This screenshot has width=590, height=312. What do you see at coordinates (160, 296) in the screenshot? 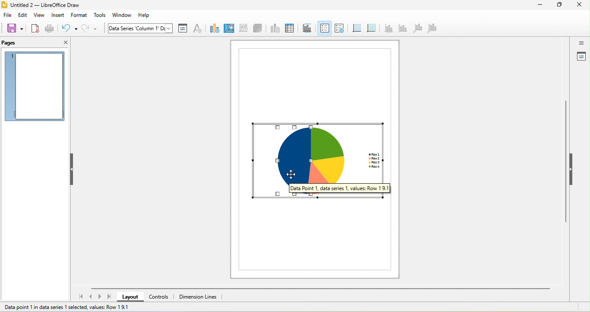
I see `controls` at bounding box center [160, 296].